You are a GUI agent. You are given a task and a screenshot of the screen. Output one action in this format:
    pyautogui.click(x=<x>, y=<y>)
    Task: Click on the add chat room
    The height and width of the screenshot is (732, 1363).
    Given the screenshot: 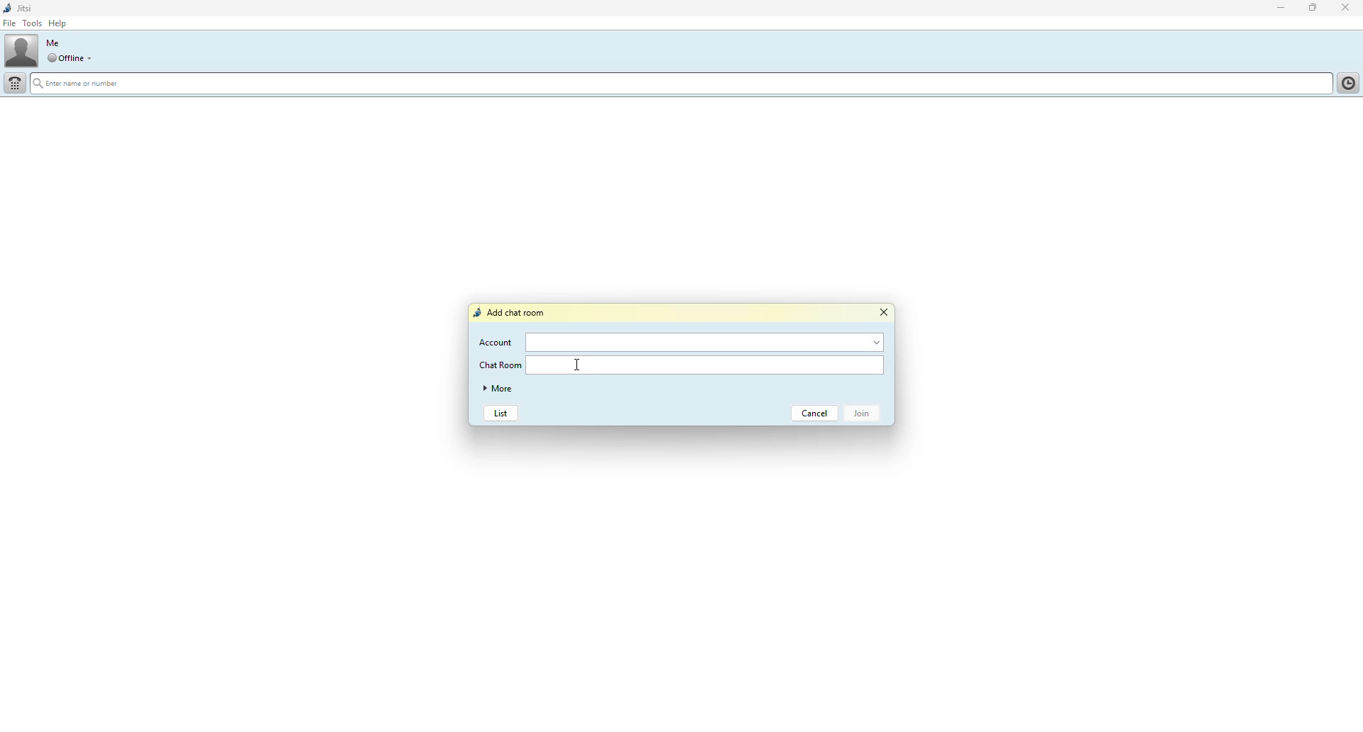 What is the action you would take?
    pyautogui.click(x=512, y=313)
    